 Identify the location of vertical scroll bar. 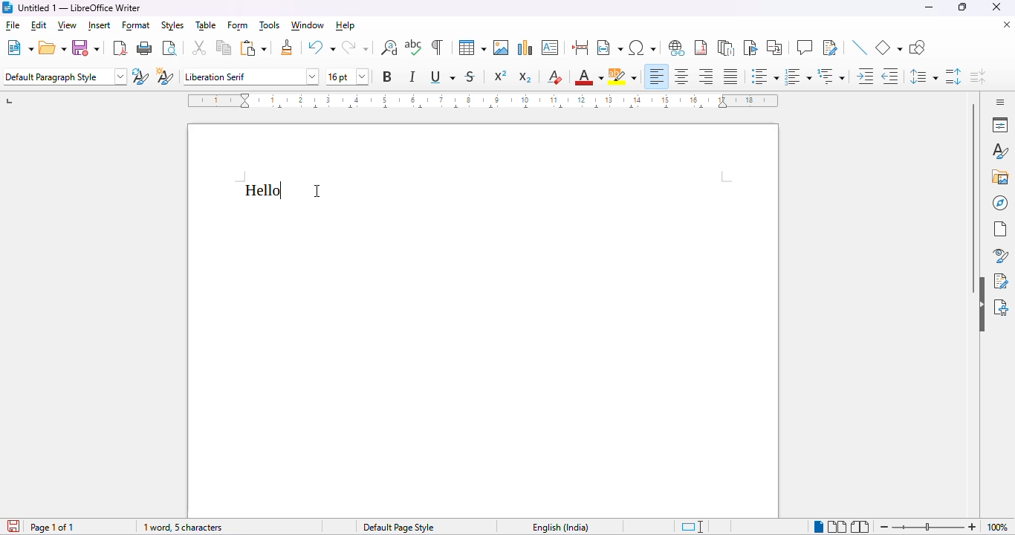
(974, 198).